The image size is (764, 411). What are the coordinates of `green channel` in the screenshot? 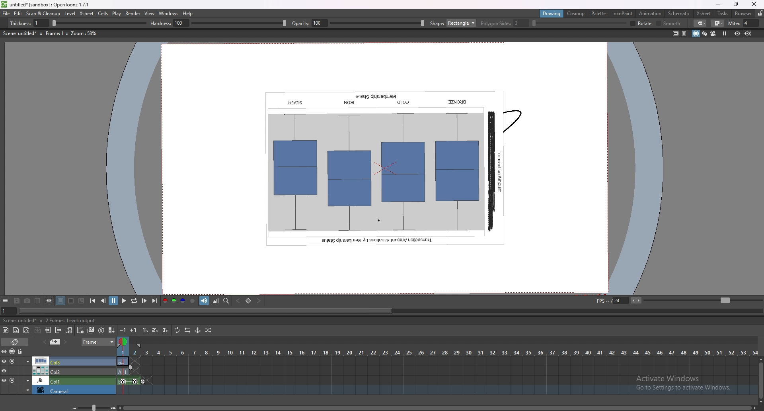 It's located at (173, 301).